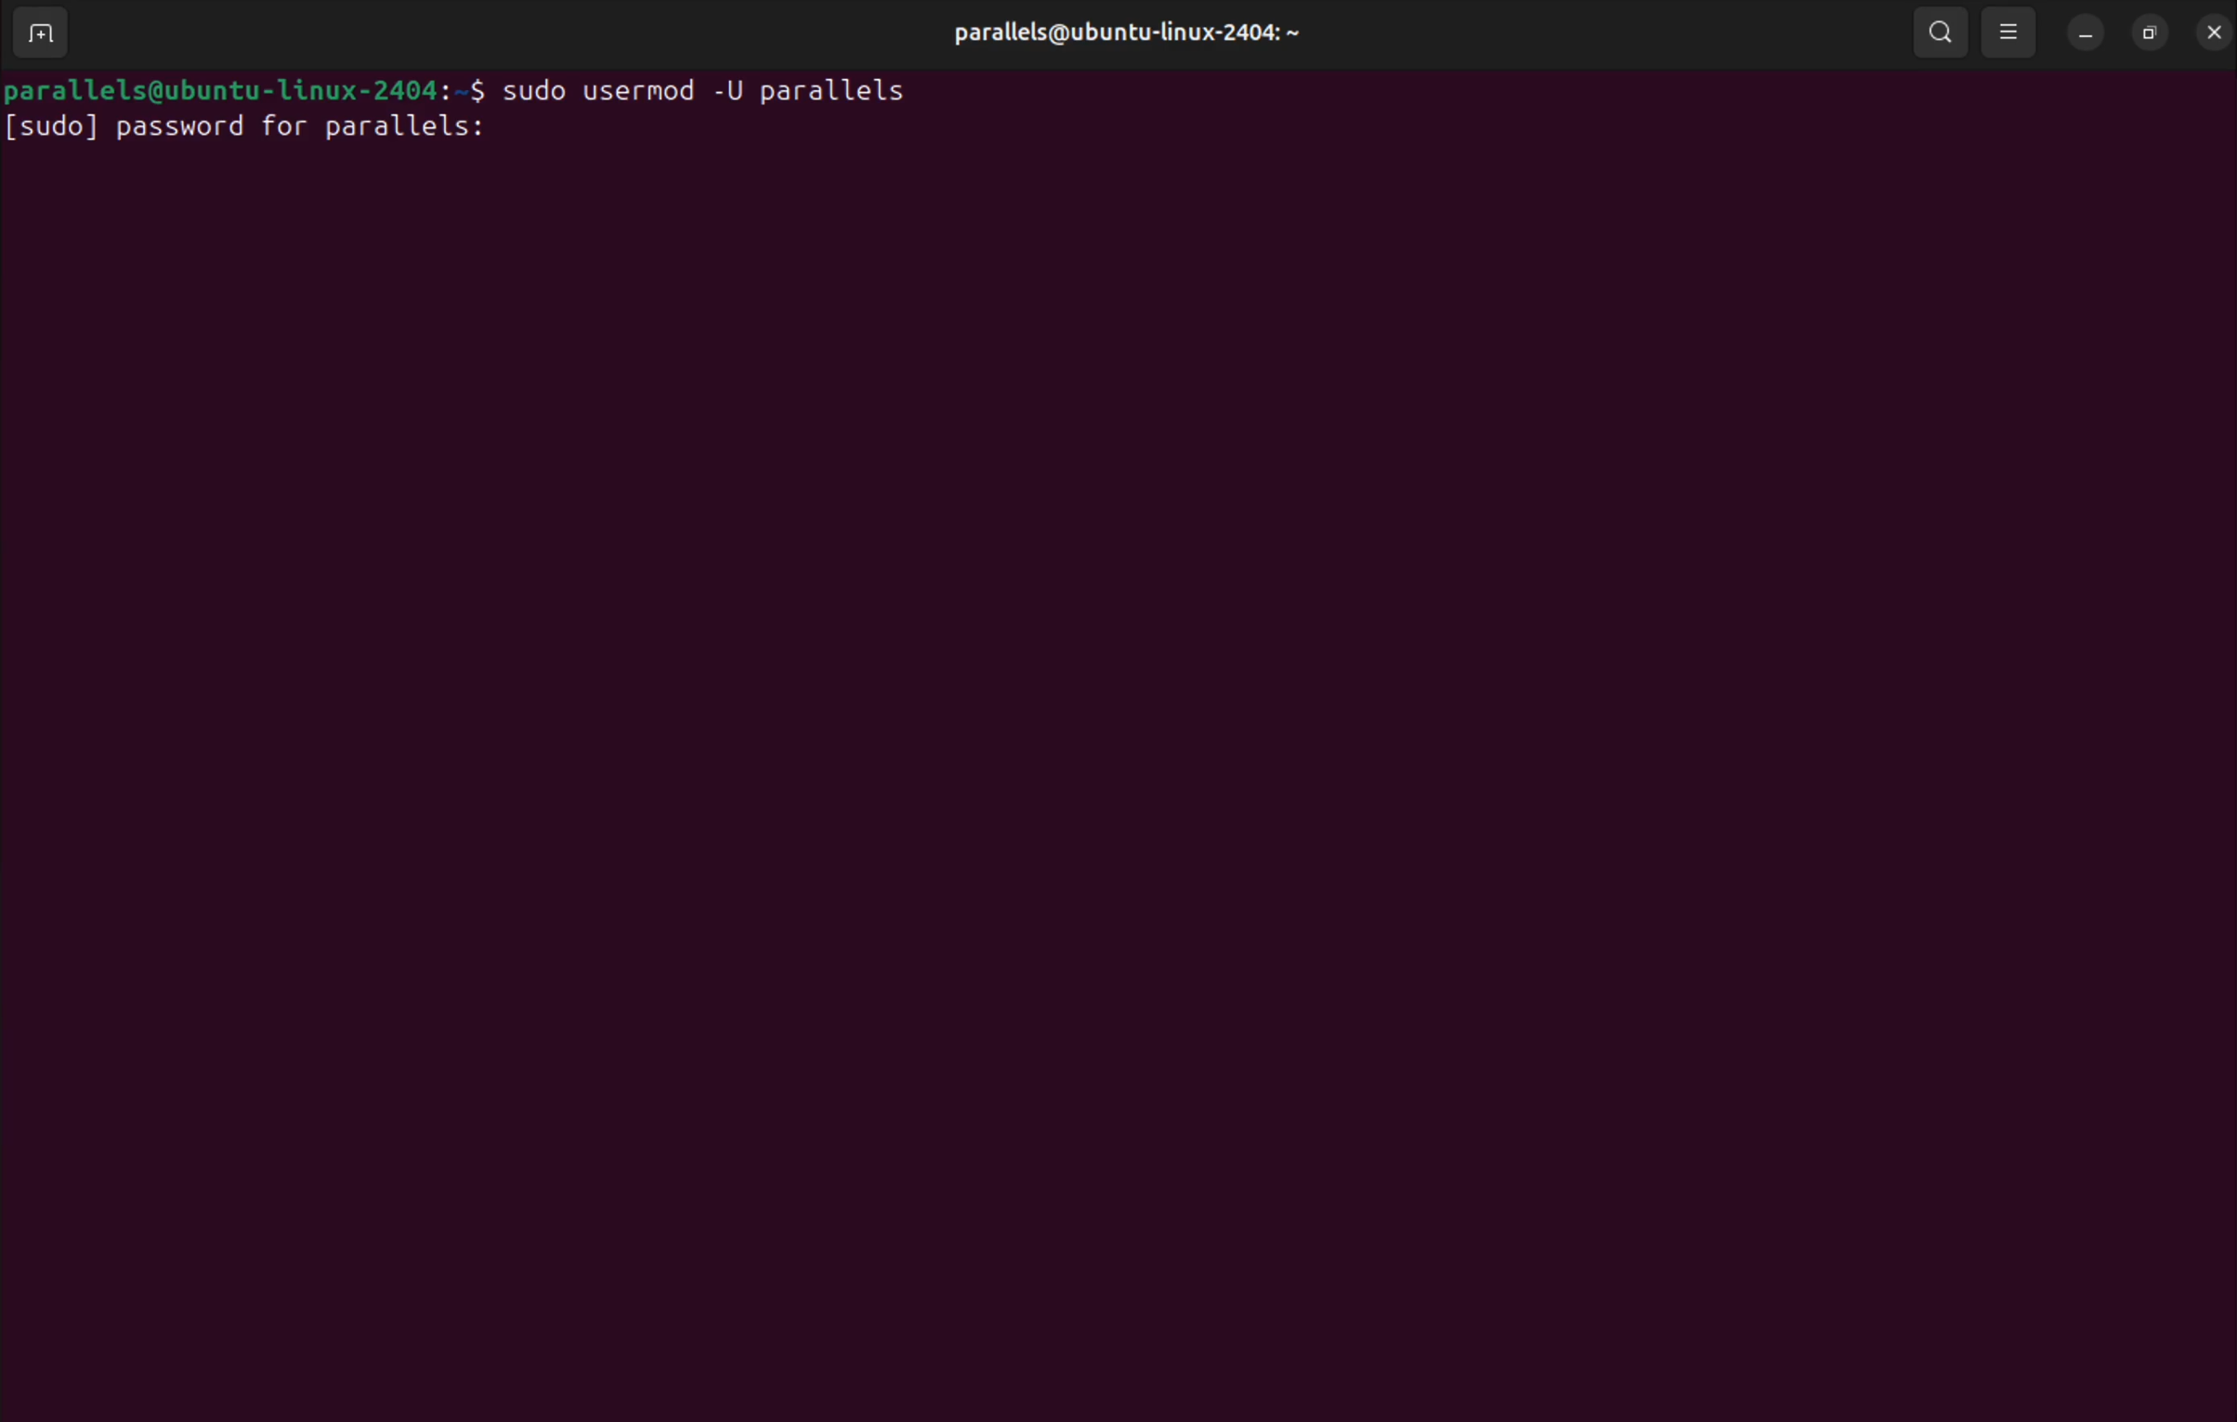 The image size is (2237, 1422). I want to click on minimize, so click(2087, 33).